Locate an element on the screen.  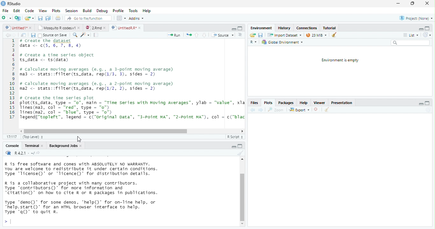
close is located at coordinates (82, 146).